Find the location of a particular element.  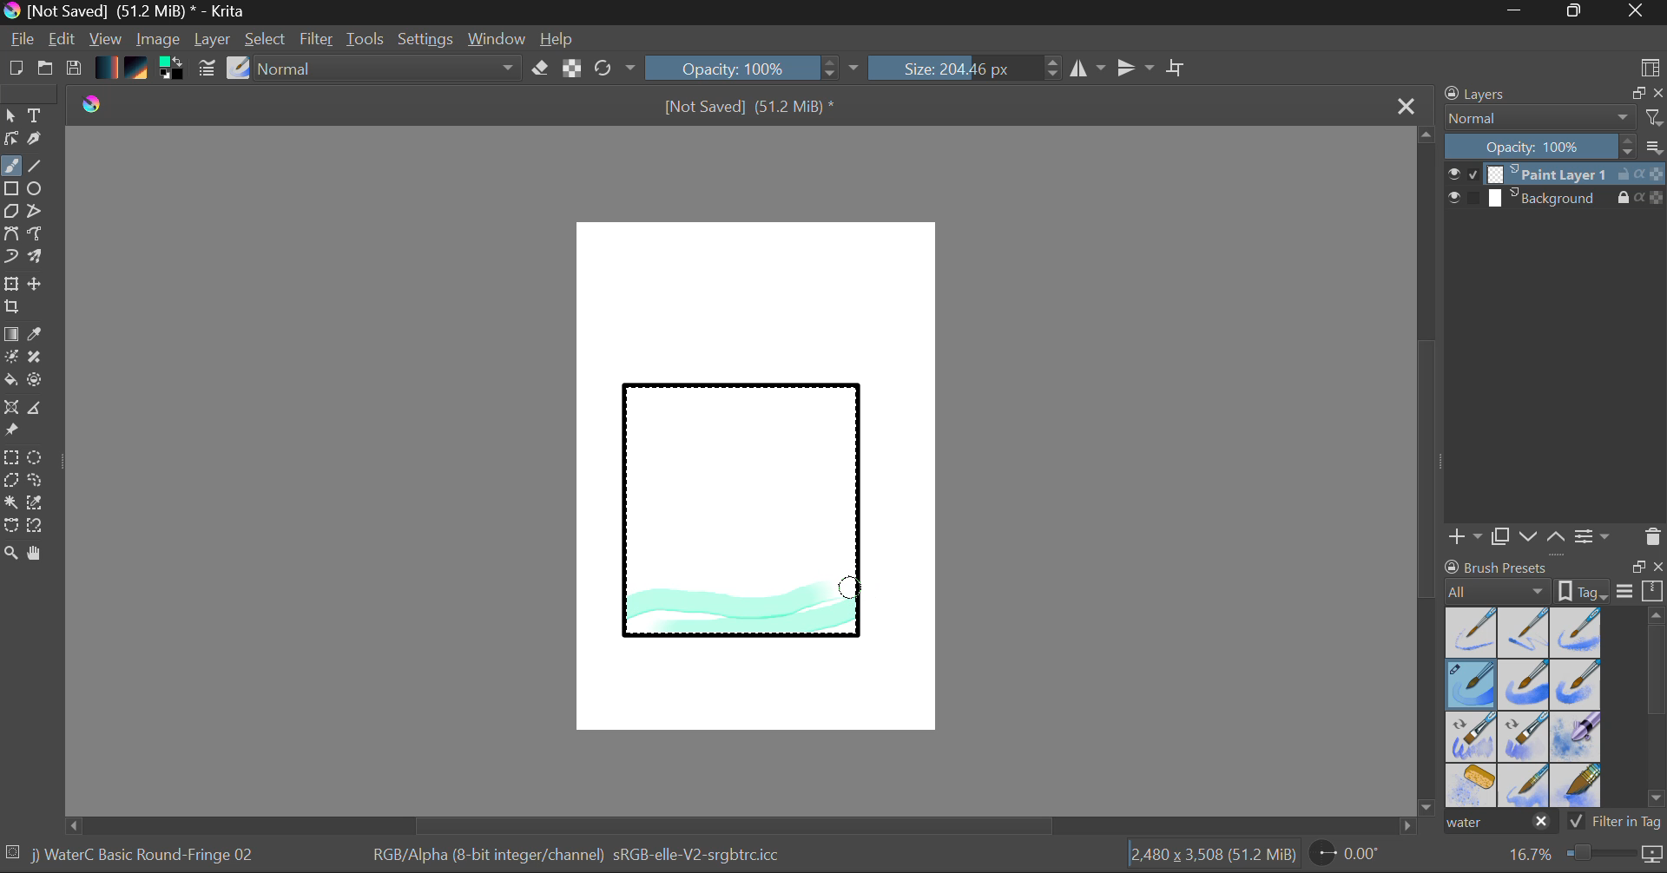

Vertical Mirror Flip is located at coordinates (1087, 69).